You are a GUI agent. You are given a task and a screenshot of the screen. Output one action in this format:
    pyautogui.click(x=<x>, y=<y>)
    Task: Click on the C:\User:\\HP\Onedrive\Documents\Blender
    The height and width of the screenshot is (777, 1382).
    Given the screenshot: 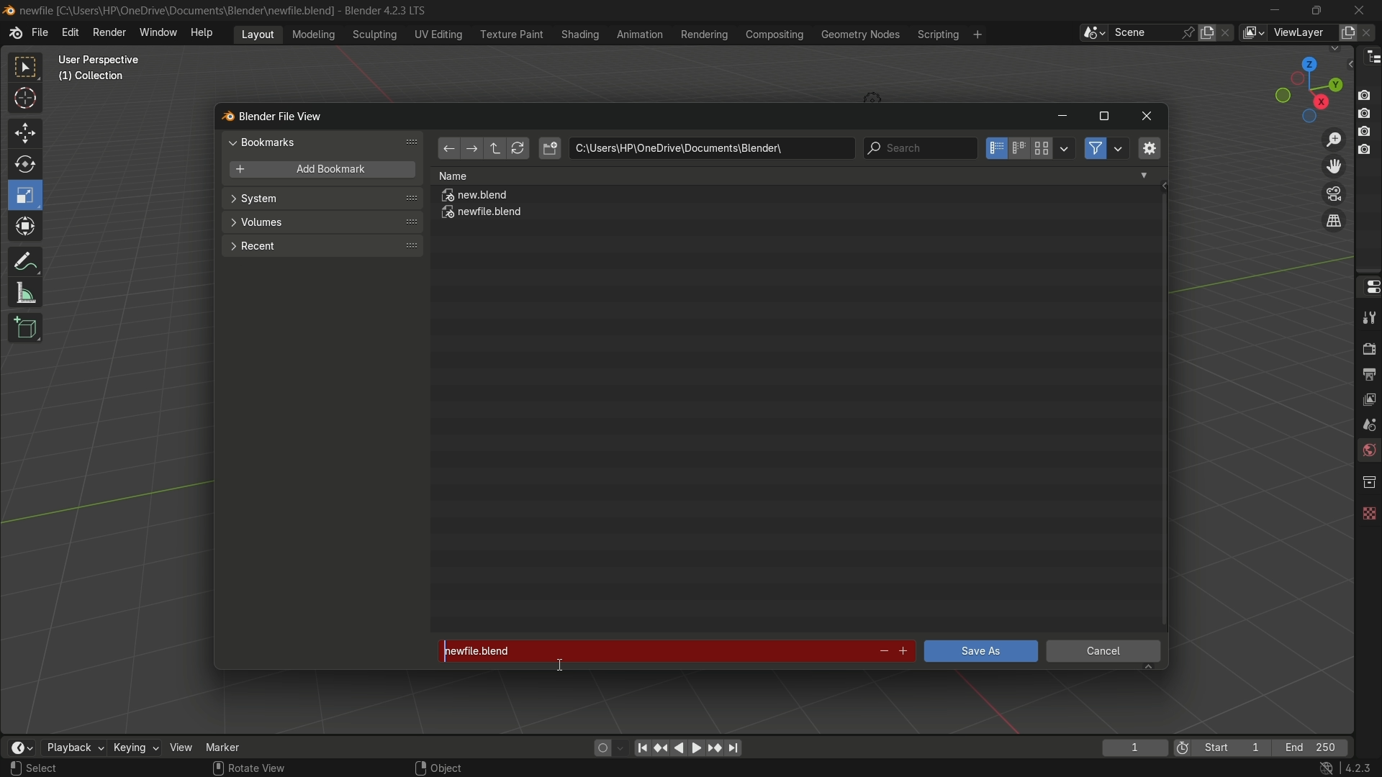 What is the action you would take?
    pyautogui.click(x=177, y=11)
    